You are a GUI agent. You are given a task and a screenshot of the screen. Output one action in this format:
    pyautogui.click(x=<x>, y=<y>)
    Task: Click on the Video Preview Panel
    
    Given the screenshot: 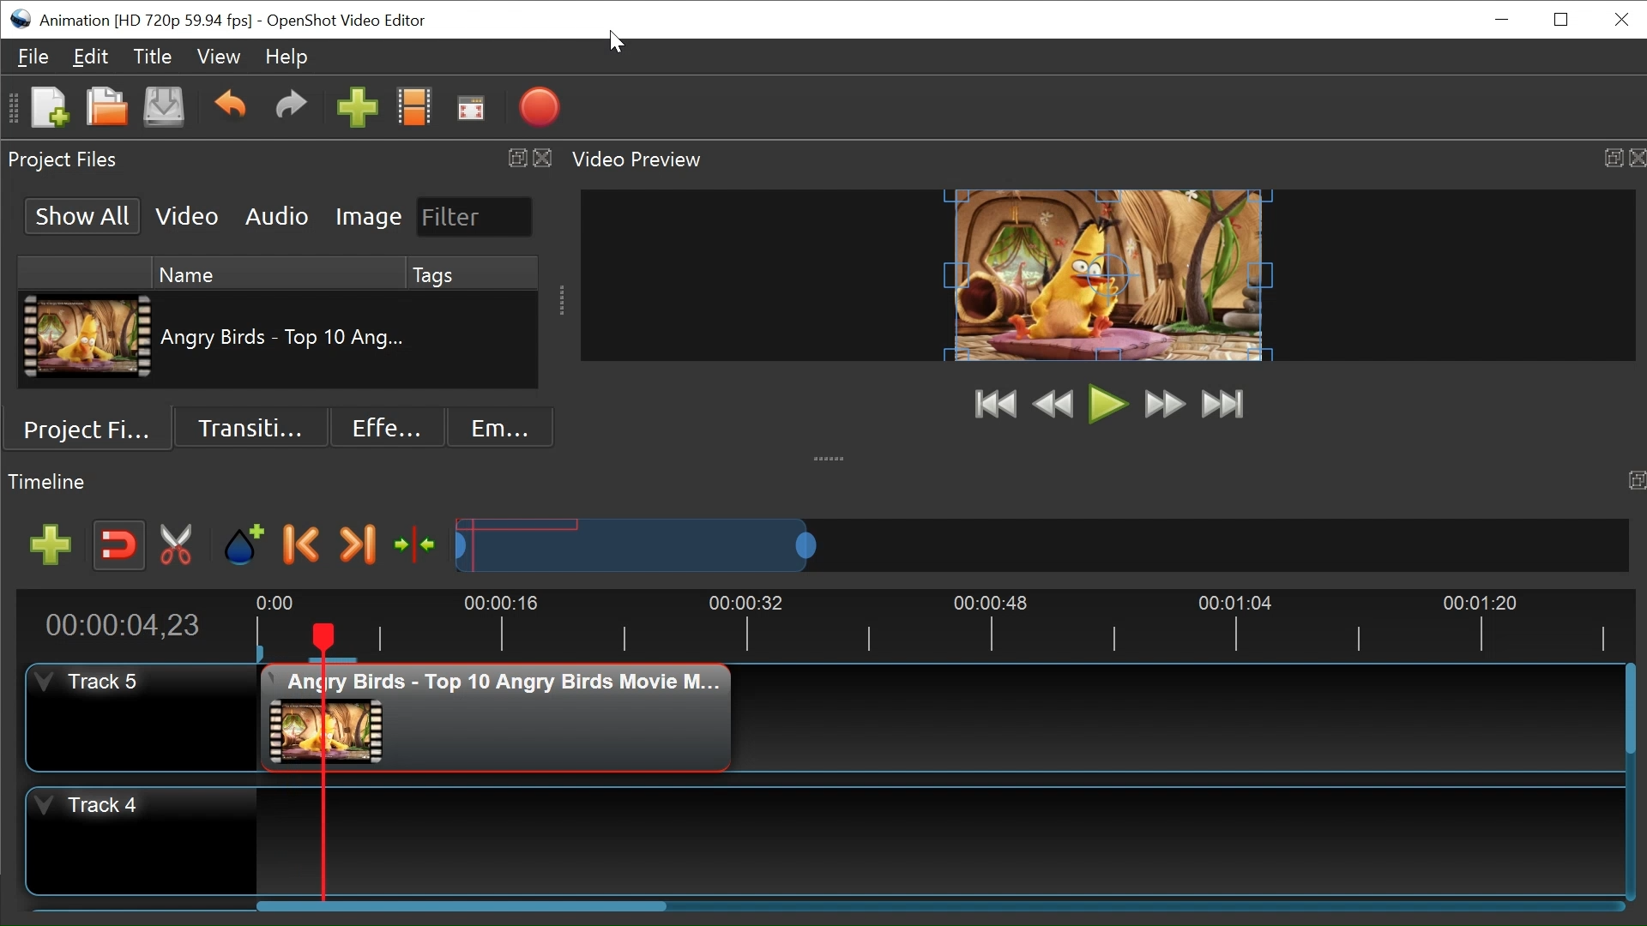 What is the action you would take?
    pyautogui.click(x=1106, y=159)
    